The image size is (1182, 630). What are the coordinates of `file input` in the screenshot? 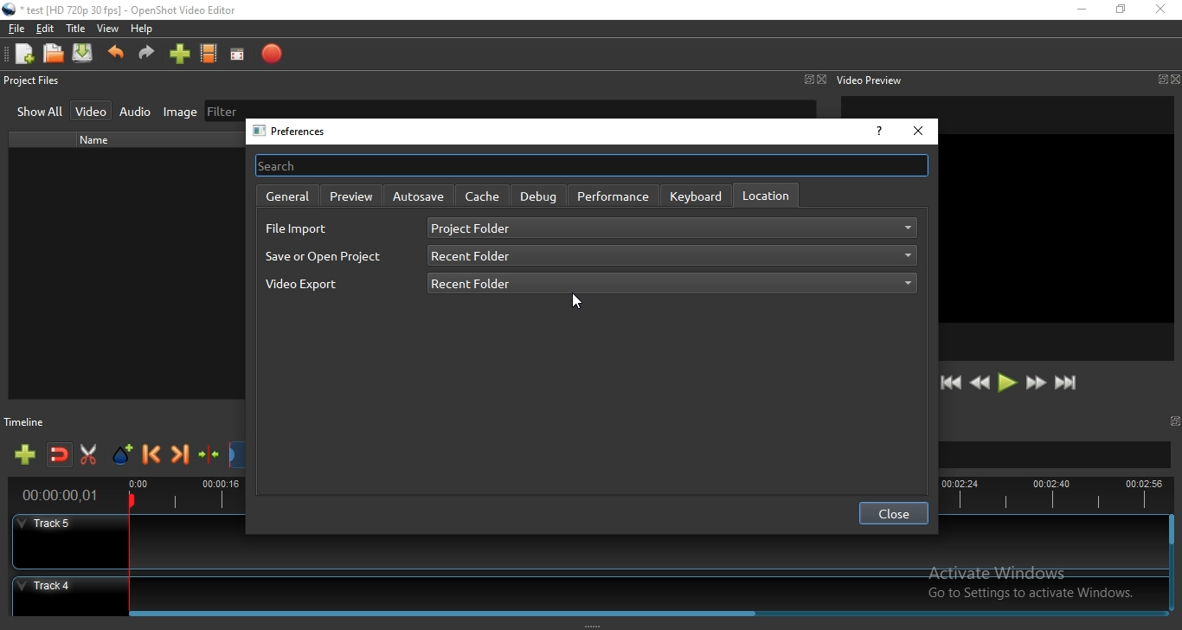 It's located at (297, 229).